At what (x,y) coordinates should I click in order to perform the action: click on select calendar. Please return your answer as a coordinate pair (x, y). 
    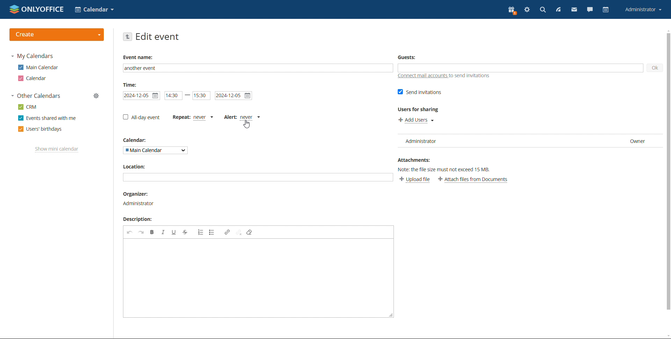
    Looking at the image, I should click on (94, 9).